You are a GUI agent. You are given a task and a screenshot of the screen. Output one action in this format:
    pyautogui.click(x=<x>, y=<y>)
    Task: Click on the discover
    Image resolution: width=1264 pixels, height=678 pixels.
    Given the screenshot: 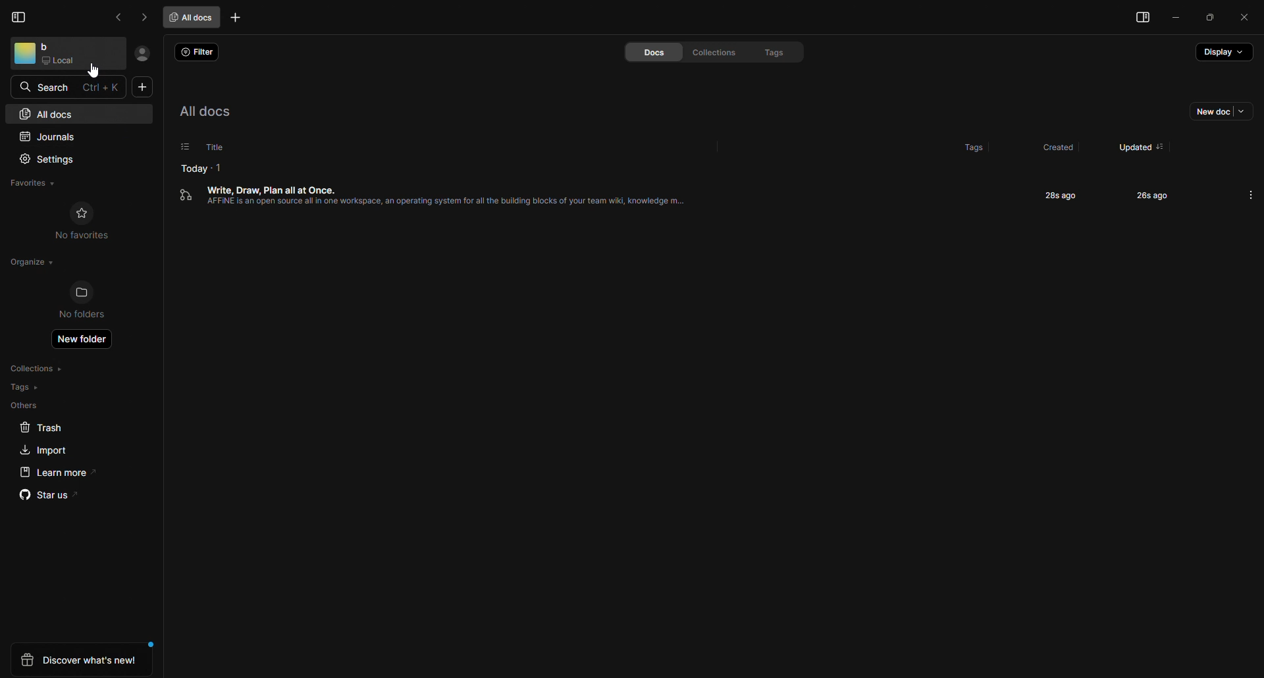 What is the action you would take?
    pyautogui.click(x=81, y=660)
    